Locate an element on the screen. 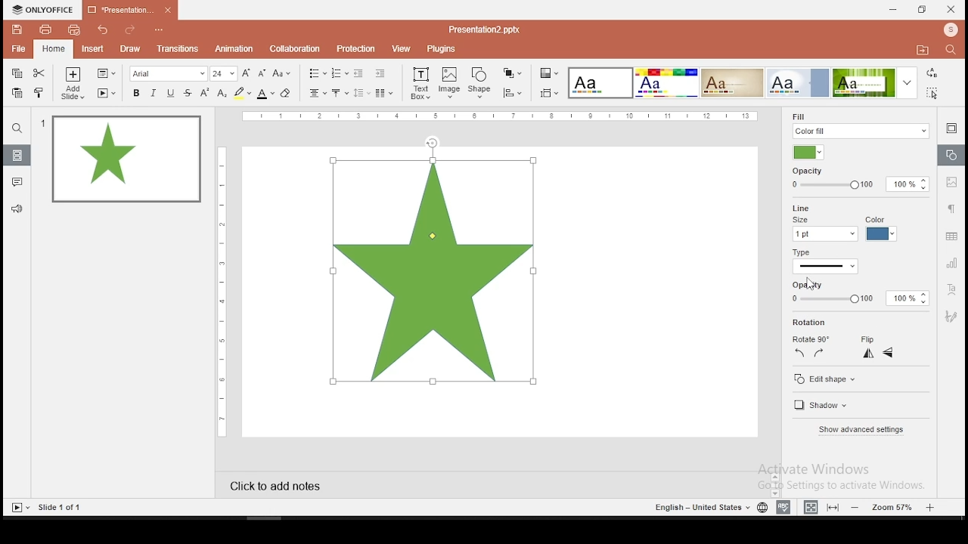 Image resolution: width=968 pixels, height=544 pixels. increase indent is located at coordinates (380, 73).